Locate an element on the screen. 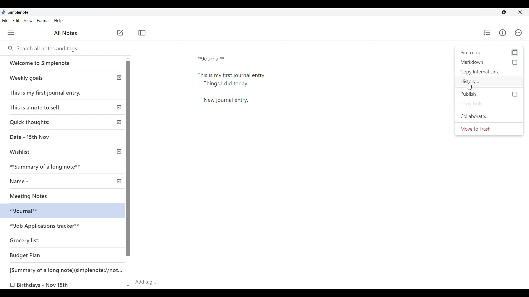 The height and width of the screenshot is (297, 529). **Job Applications tracker** is located at coordinates (46, 226).